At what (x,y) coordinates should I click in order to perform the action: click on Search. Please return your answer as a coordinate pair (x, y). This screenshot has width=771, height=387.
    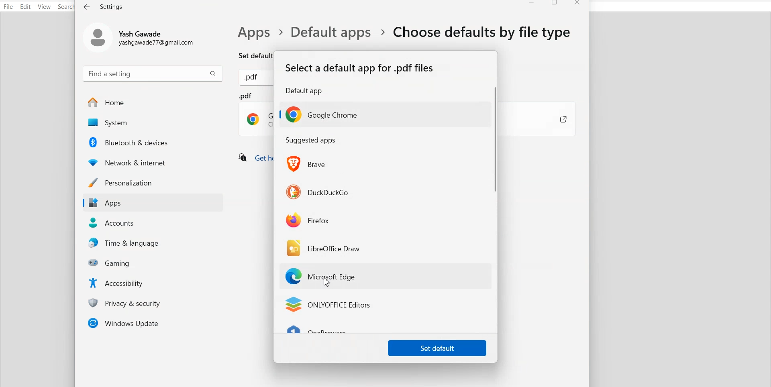
    Looking at the image, I should click on (67, 7).